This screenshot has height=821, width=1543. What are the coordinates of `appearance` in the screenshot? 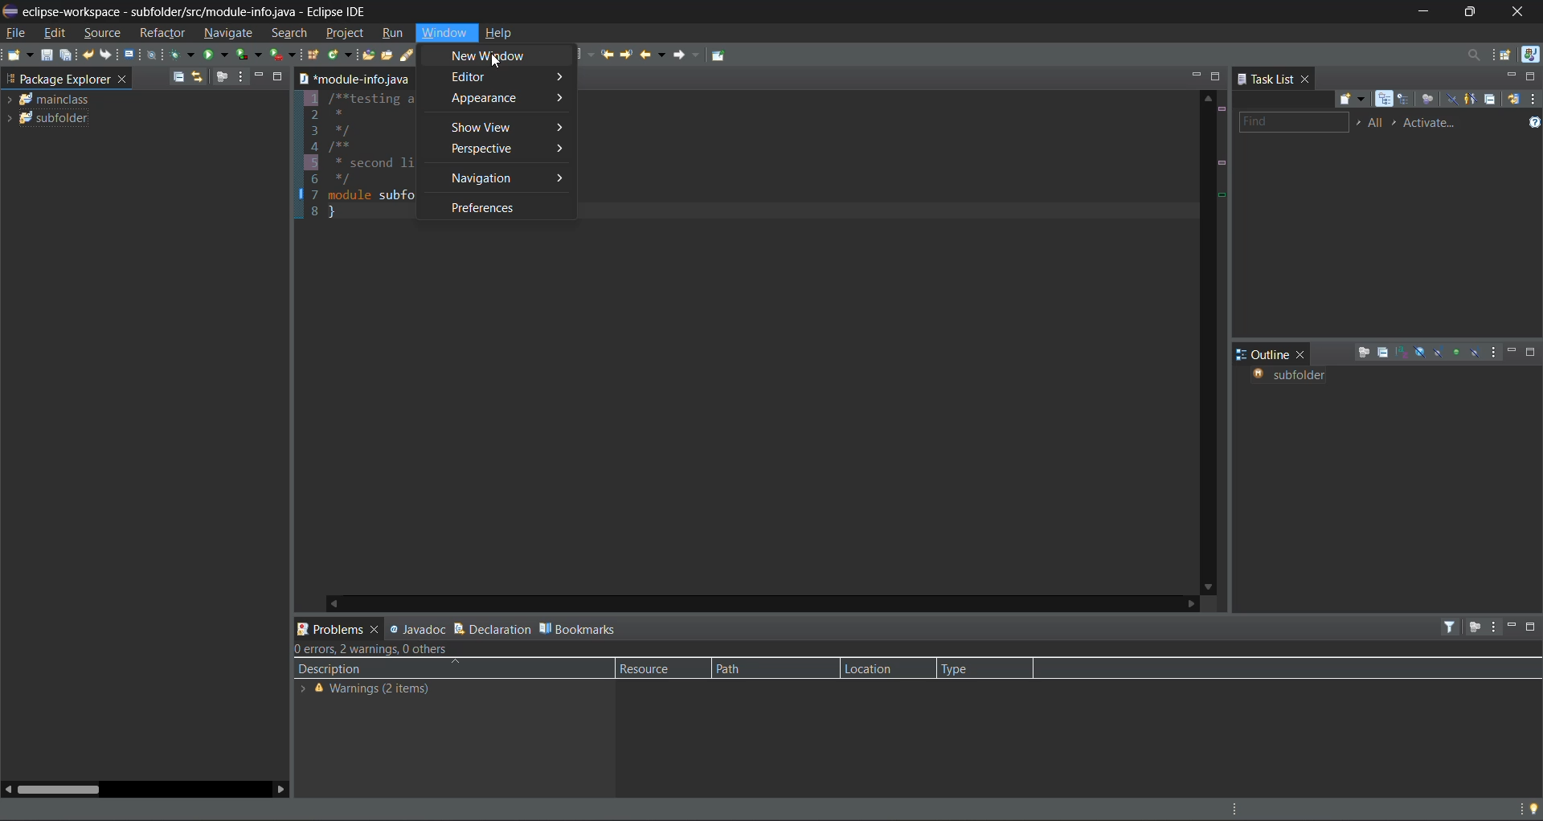 It's located at (510, 100).